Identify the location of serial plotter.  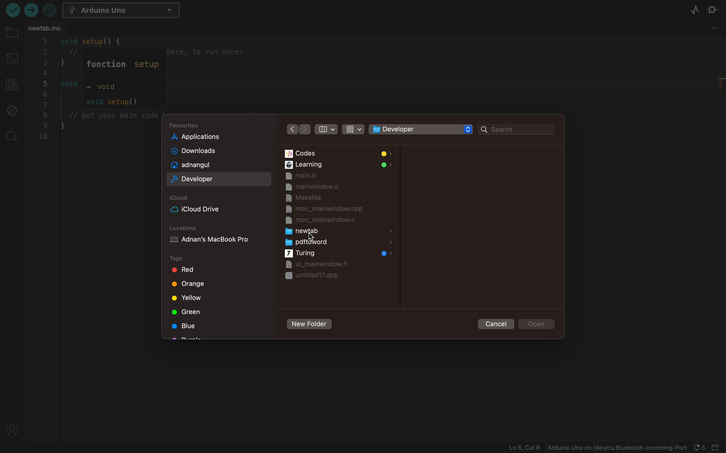
(694, 11).